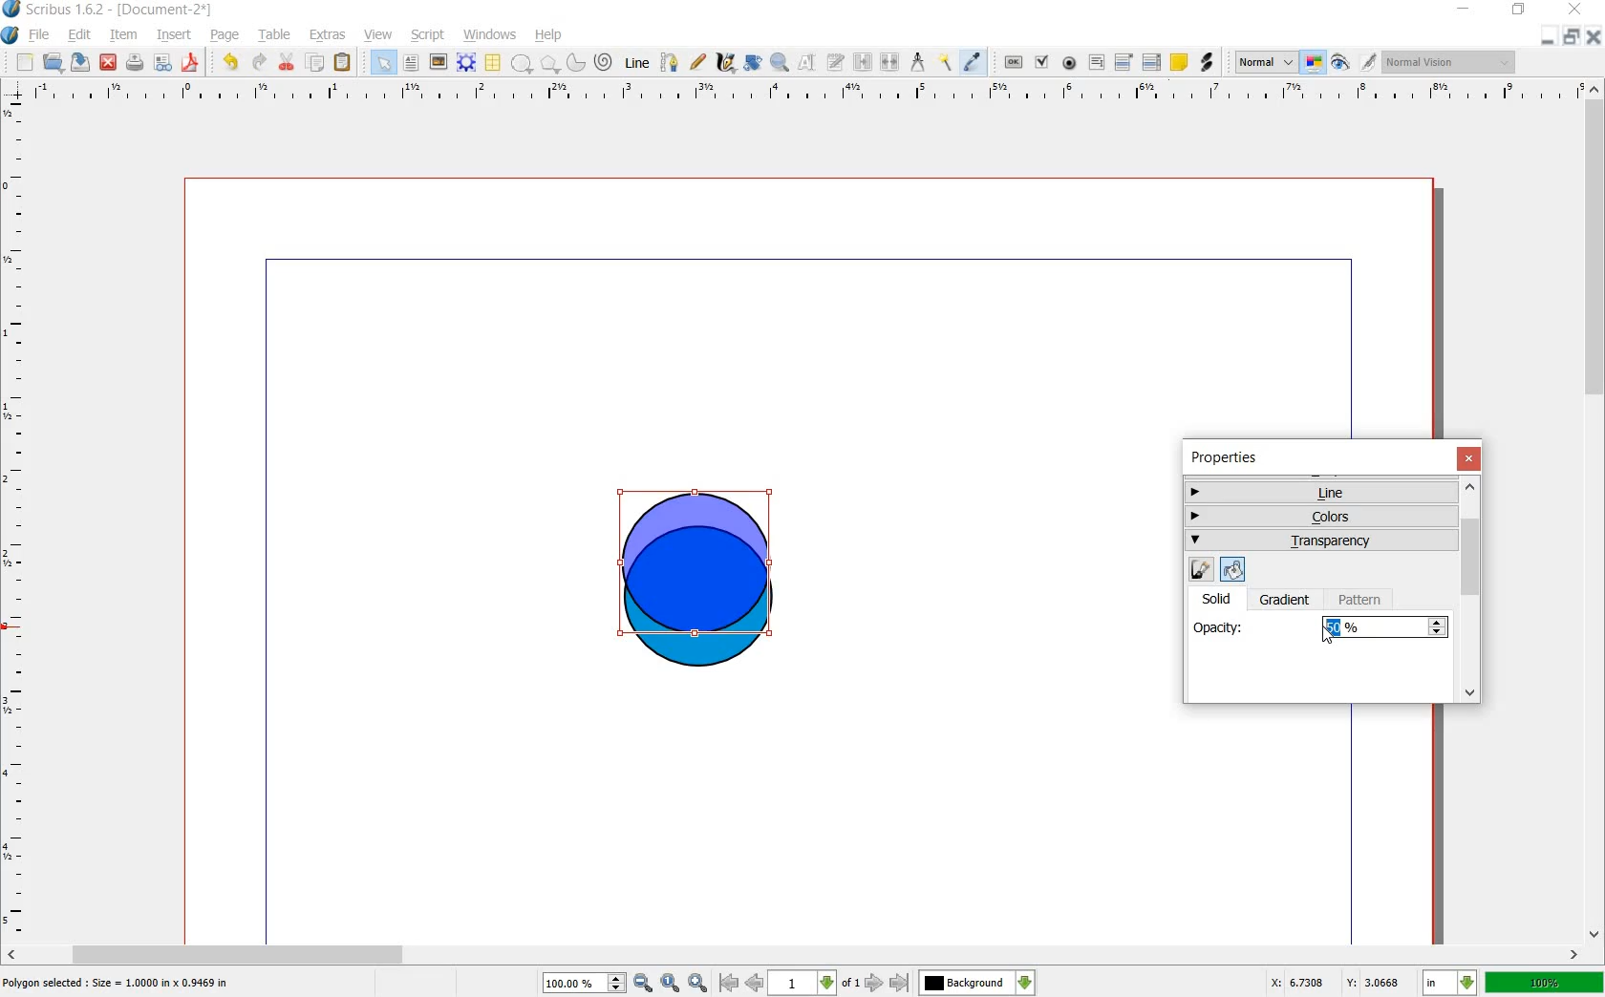 The width and height of the screenshot is (1605, 997). Describe the element at coordinates (136, 63) in the screenshot. I see `print` at that location.